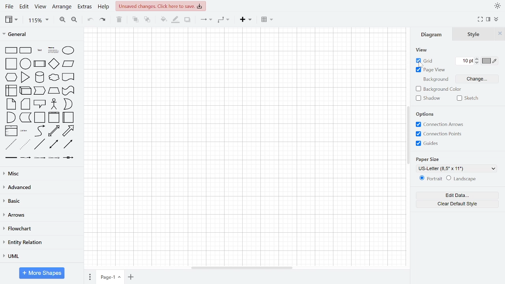 The image size is (505, 284). Describe the element at coordinates (40, 243) in the screenshot. I see `entity relation` at that location.